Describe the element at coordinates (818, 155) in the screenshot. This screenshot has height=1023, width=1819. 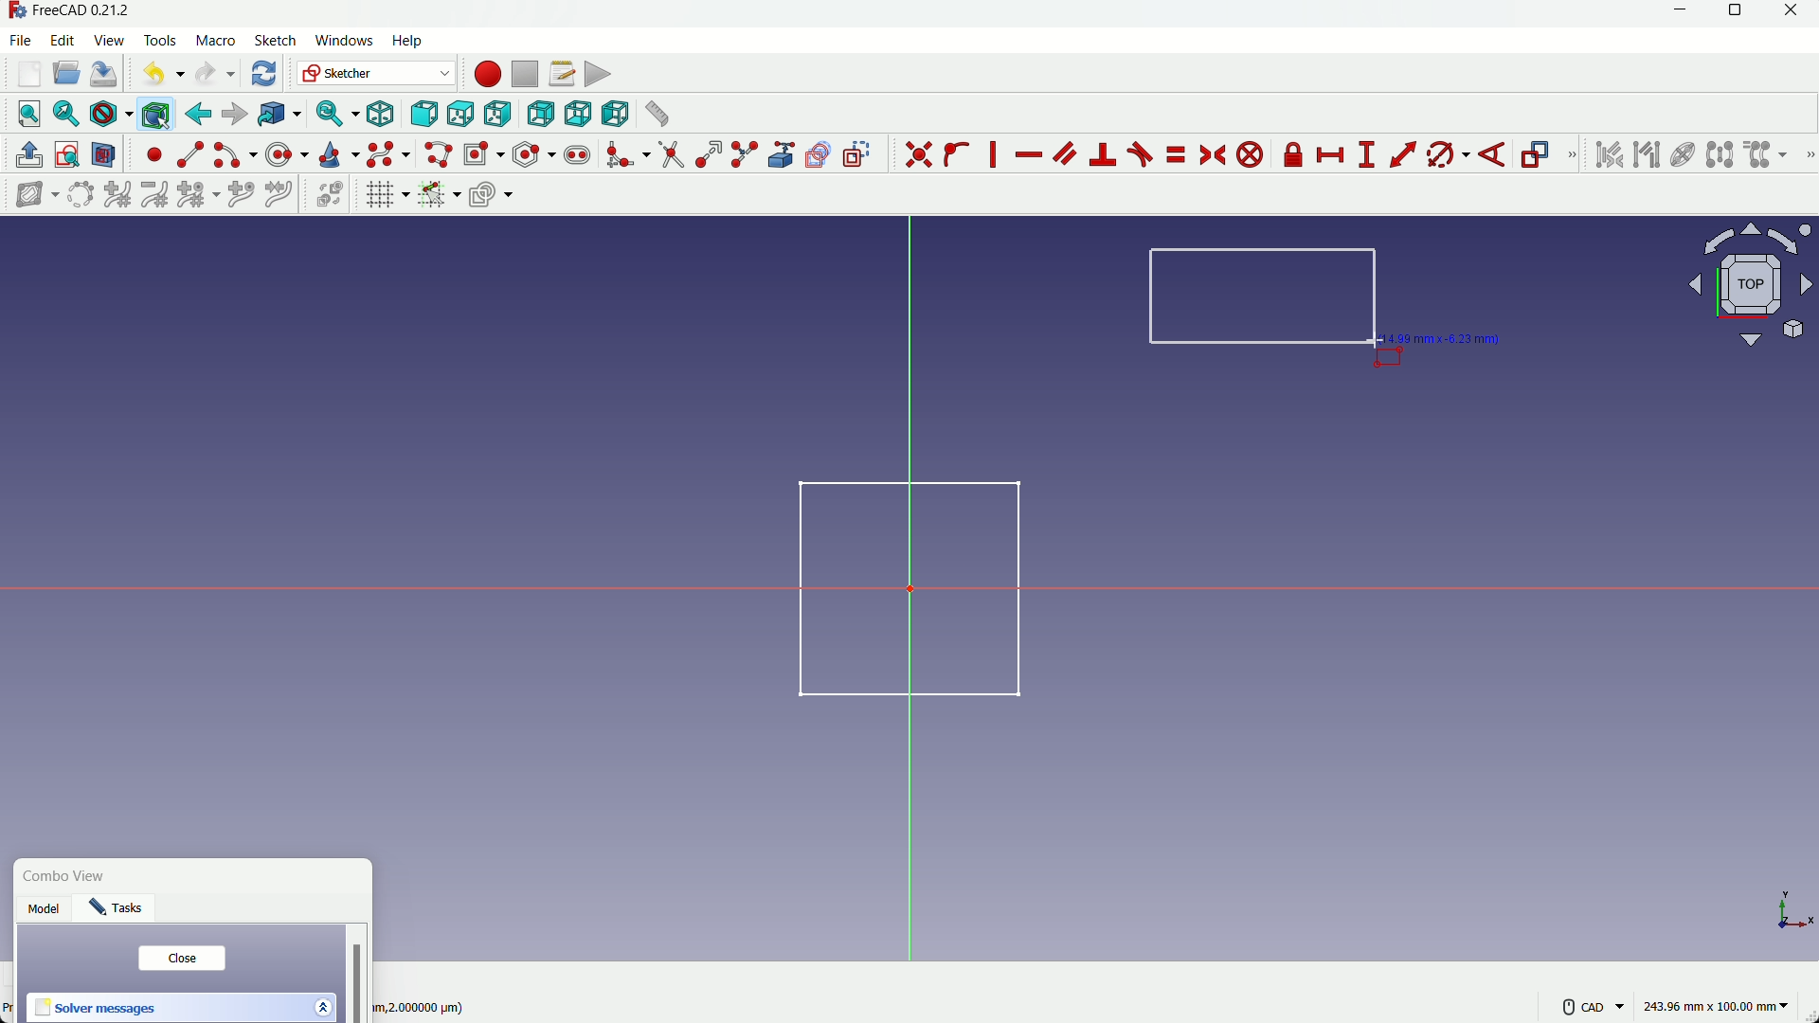
I see `create carbon copy` at that location.